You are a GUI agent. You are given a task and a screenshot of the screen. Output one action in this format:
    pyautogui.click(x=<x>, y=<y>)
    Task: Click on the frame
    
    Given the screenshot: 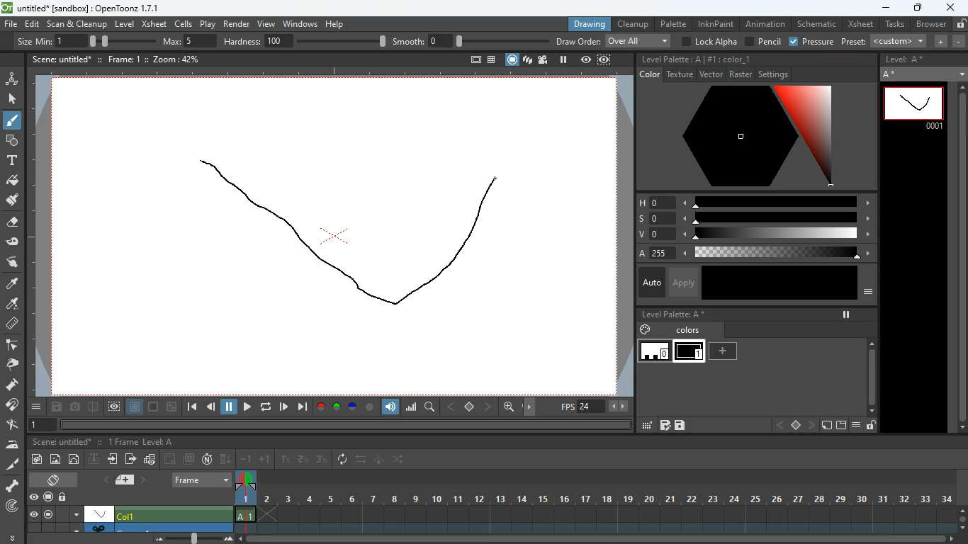 What is the action you would take?
    pyautogui.click(x=118, y=58)
    